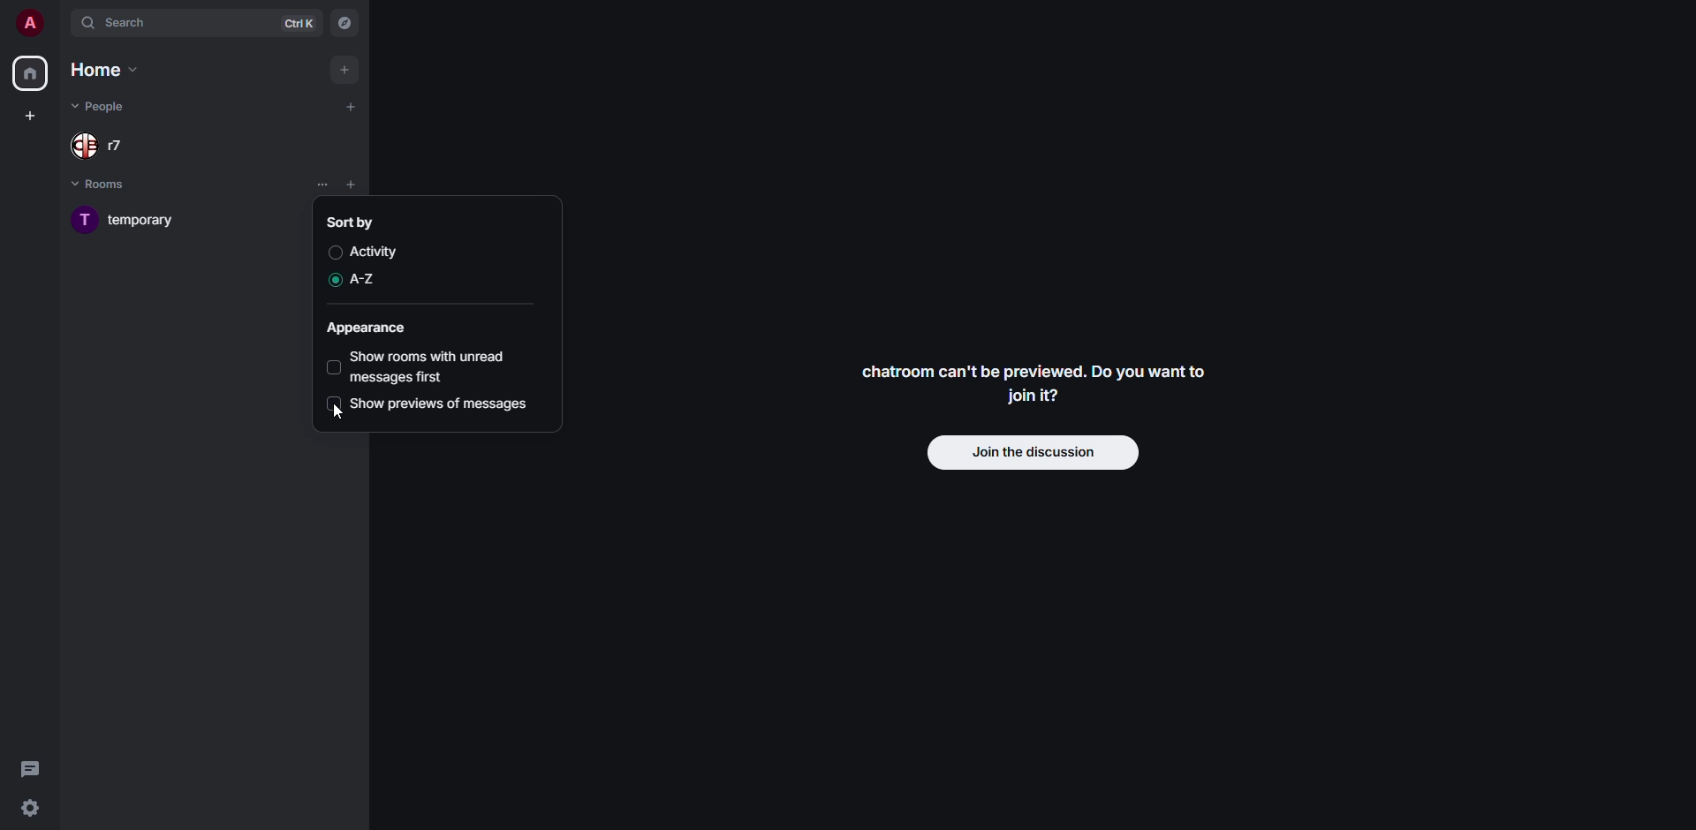  Describe the element at coordinates (32, 767) in the screenshot. I see `threads` at that location.